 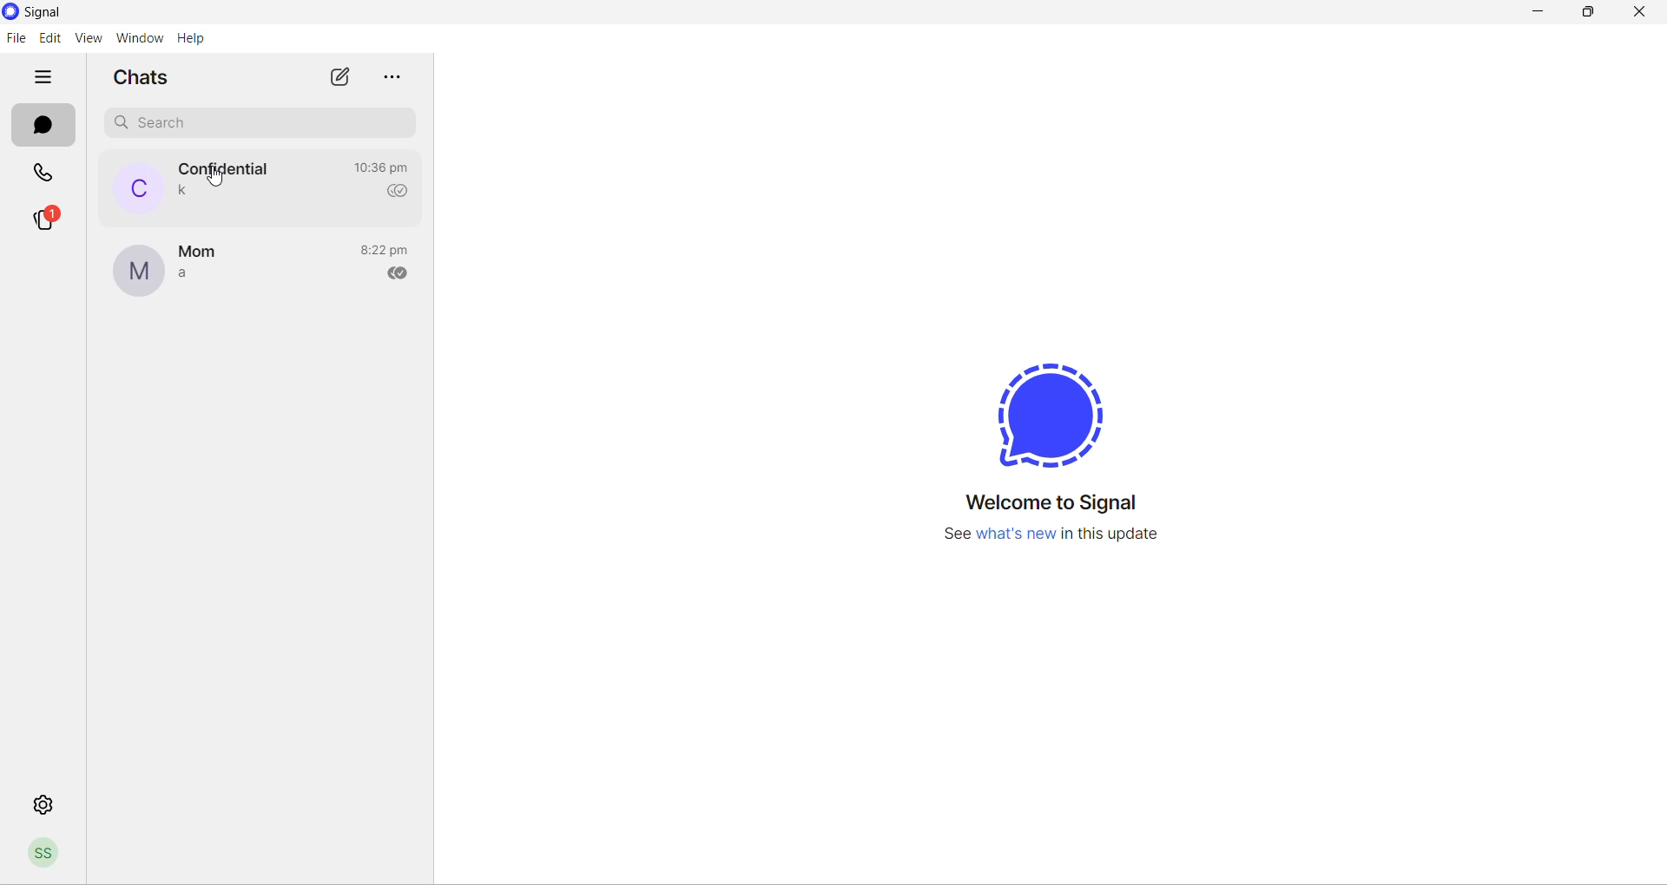 I want to click on last message, so click(x=188, y=192).